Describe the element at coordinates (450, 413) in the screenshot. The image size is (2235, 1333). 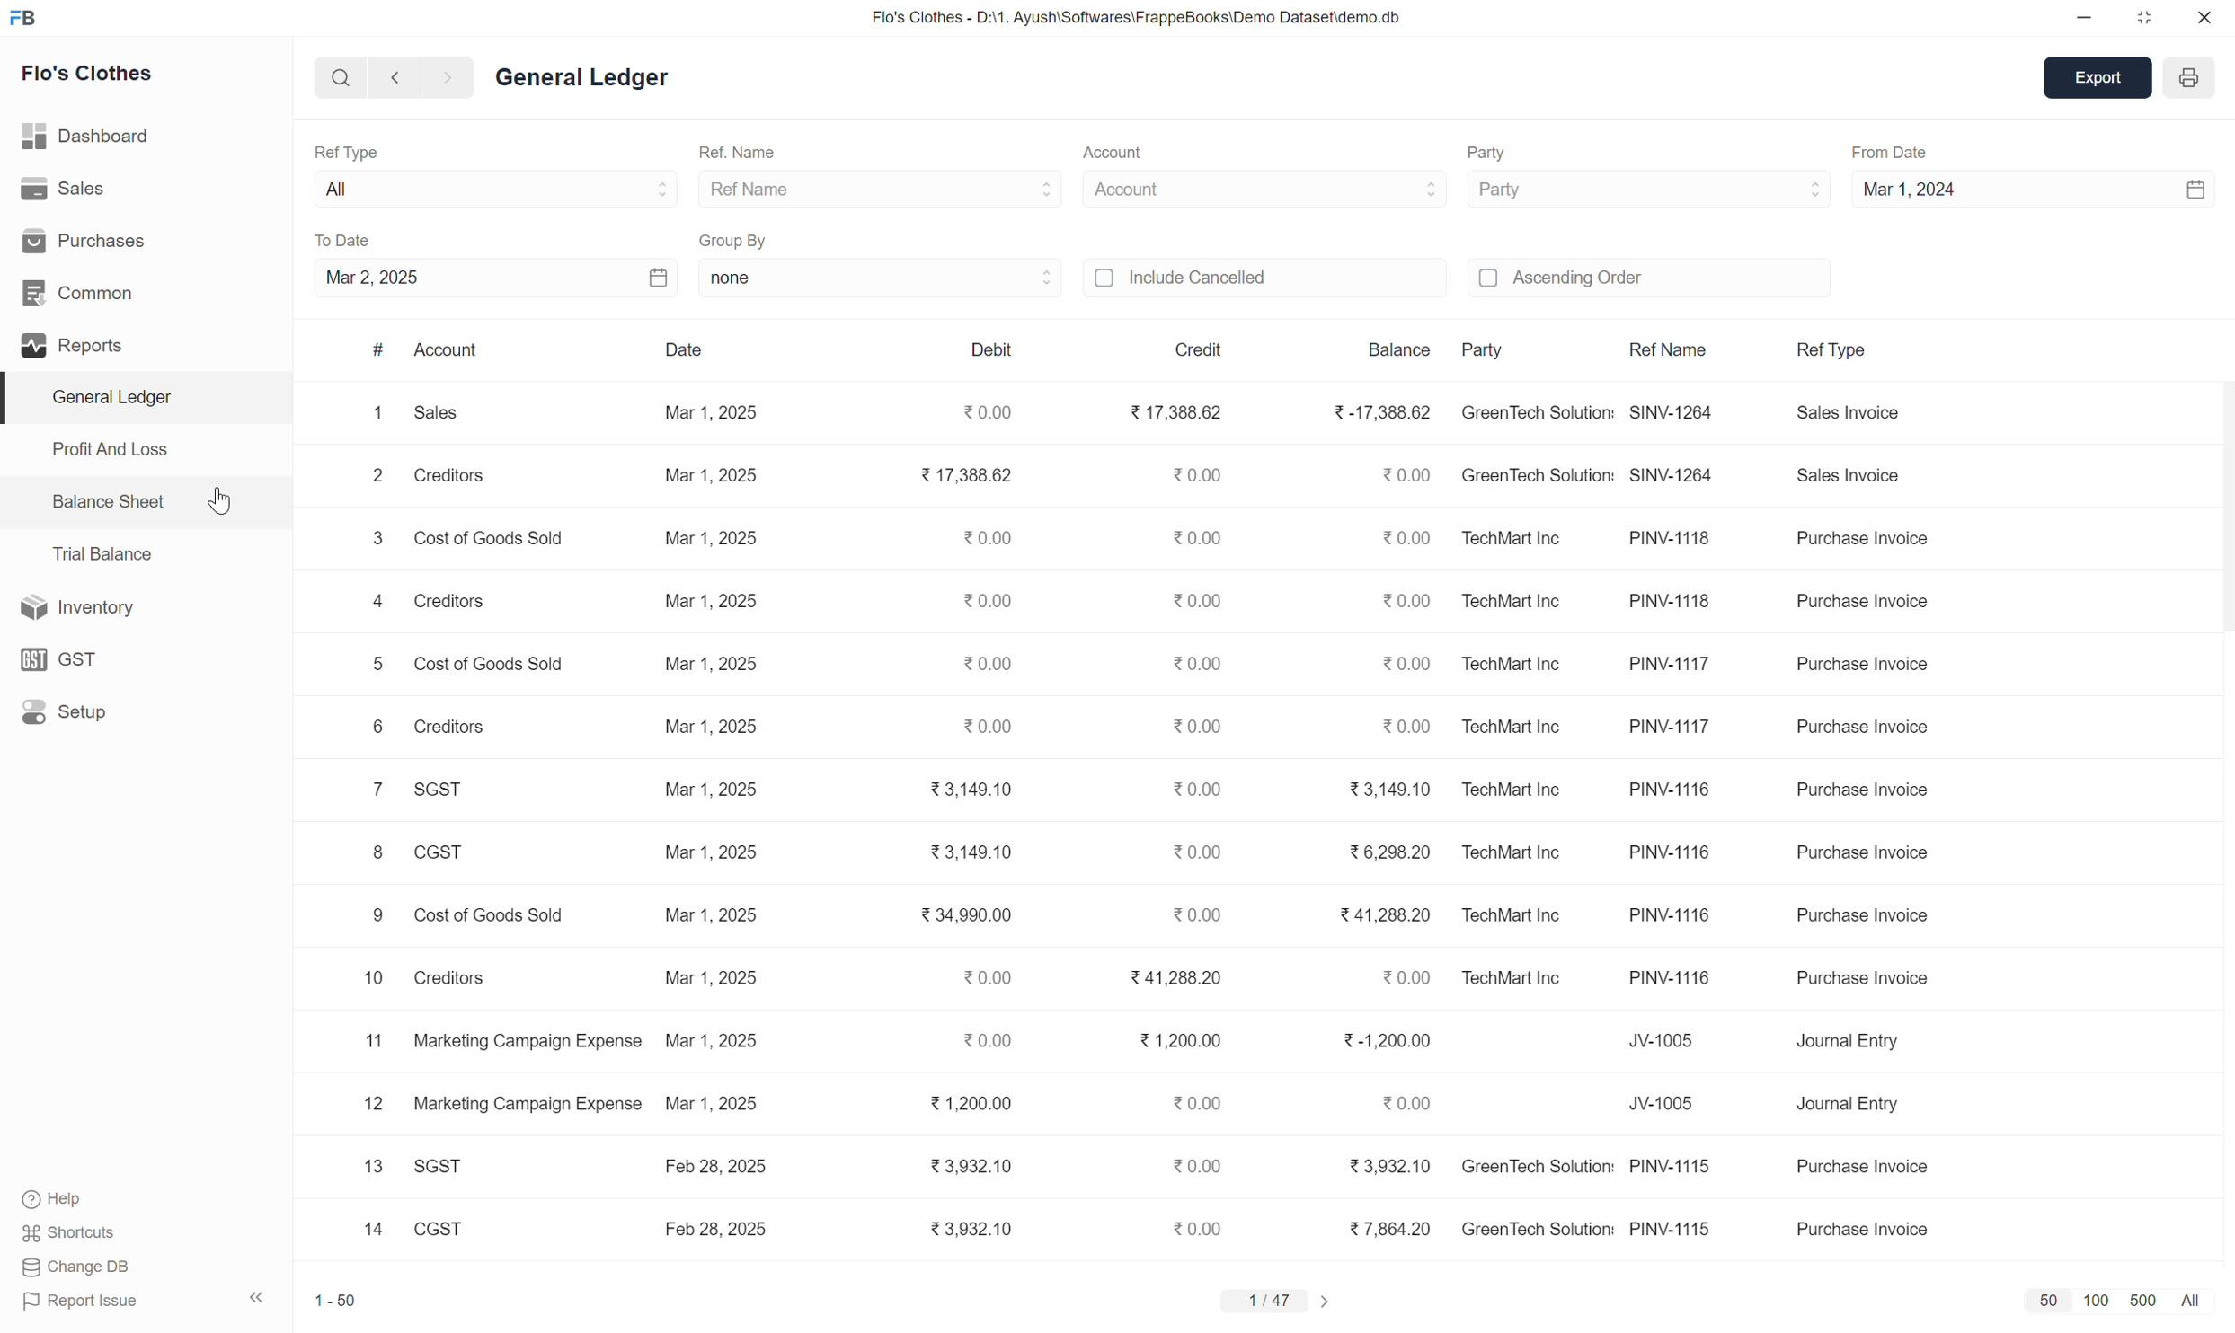
I see `Sales` at that location.